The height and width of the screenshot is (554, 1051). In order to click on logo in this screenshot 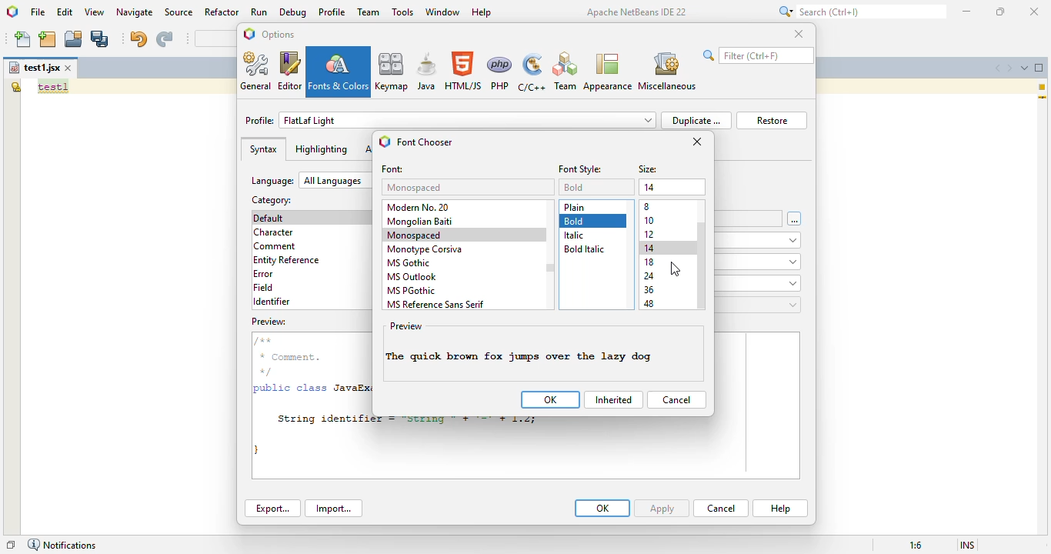, I will do `click(385, 141)`.